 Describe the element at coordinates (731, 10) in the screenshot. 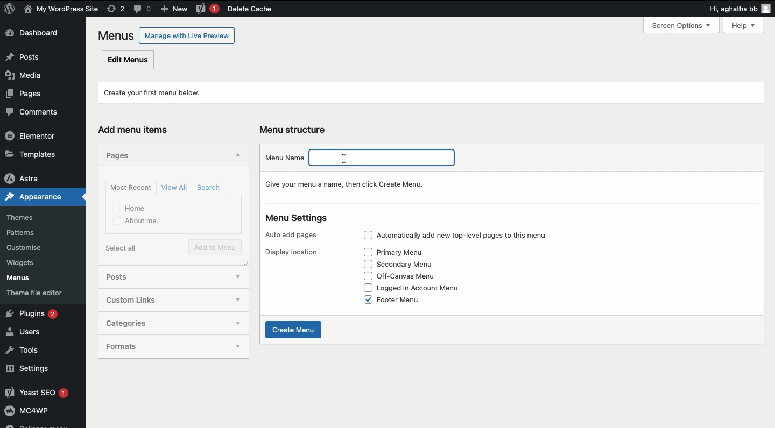

I see `Hi, agatha bb` at that location.